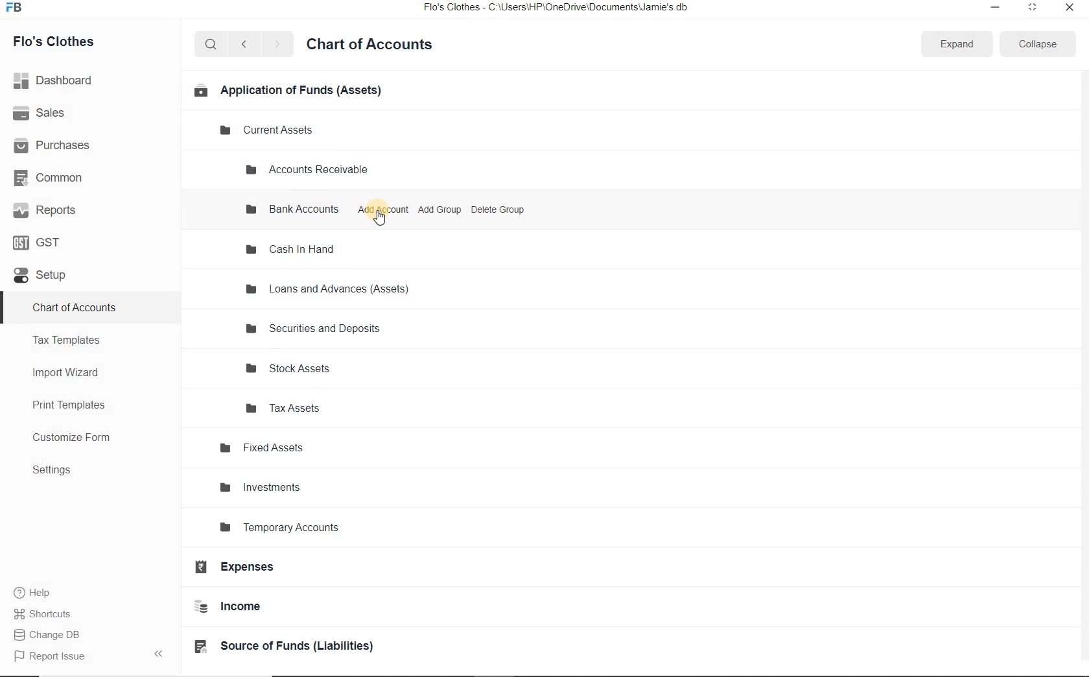 The image size is (1089, 677). Describe the element at coordinates (957, 43) in the screenshot. I see `Expand` at that location.